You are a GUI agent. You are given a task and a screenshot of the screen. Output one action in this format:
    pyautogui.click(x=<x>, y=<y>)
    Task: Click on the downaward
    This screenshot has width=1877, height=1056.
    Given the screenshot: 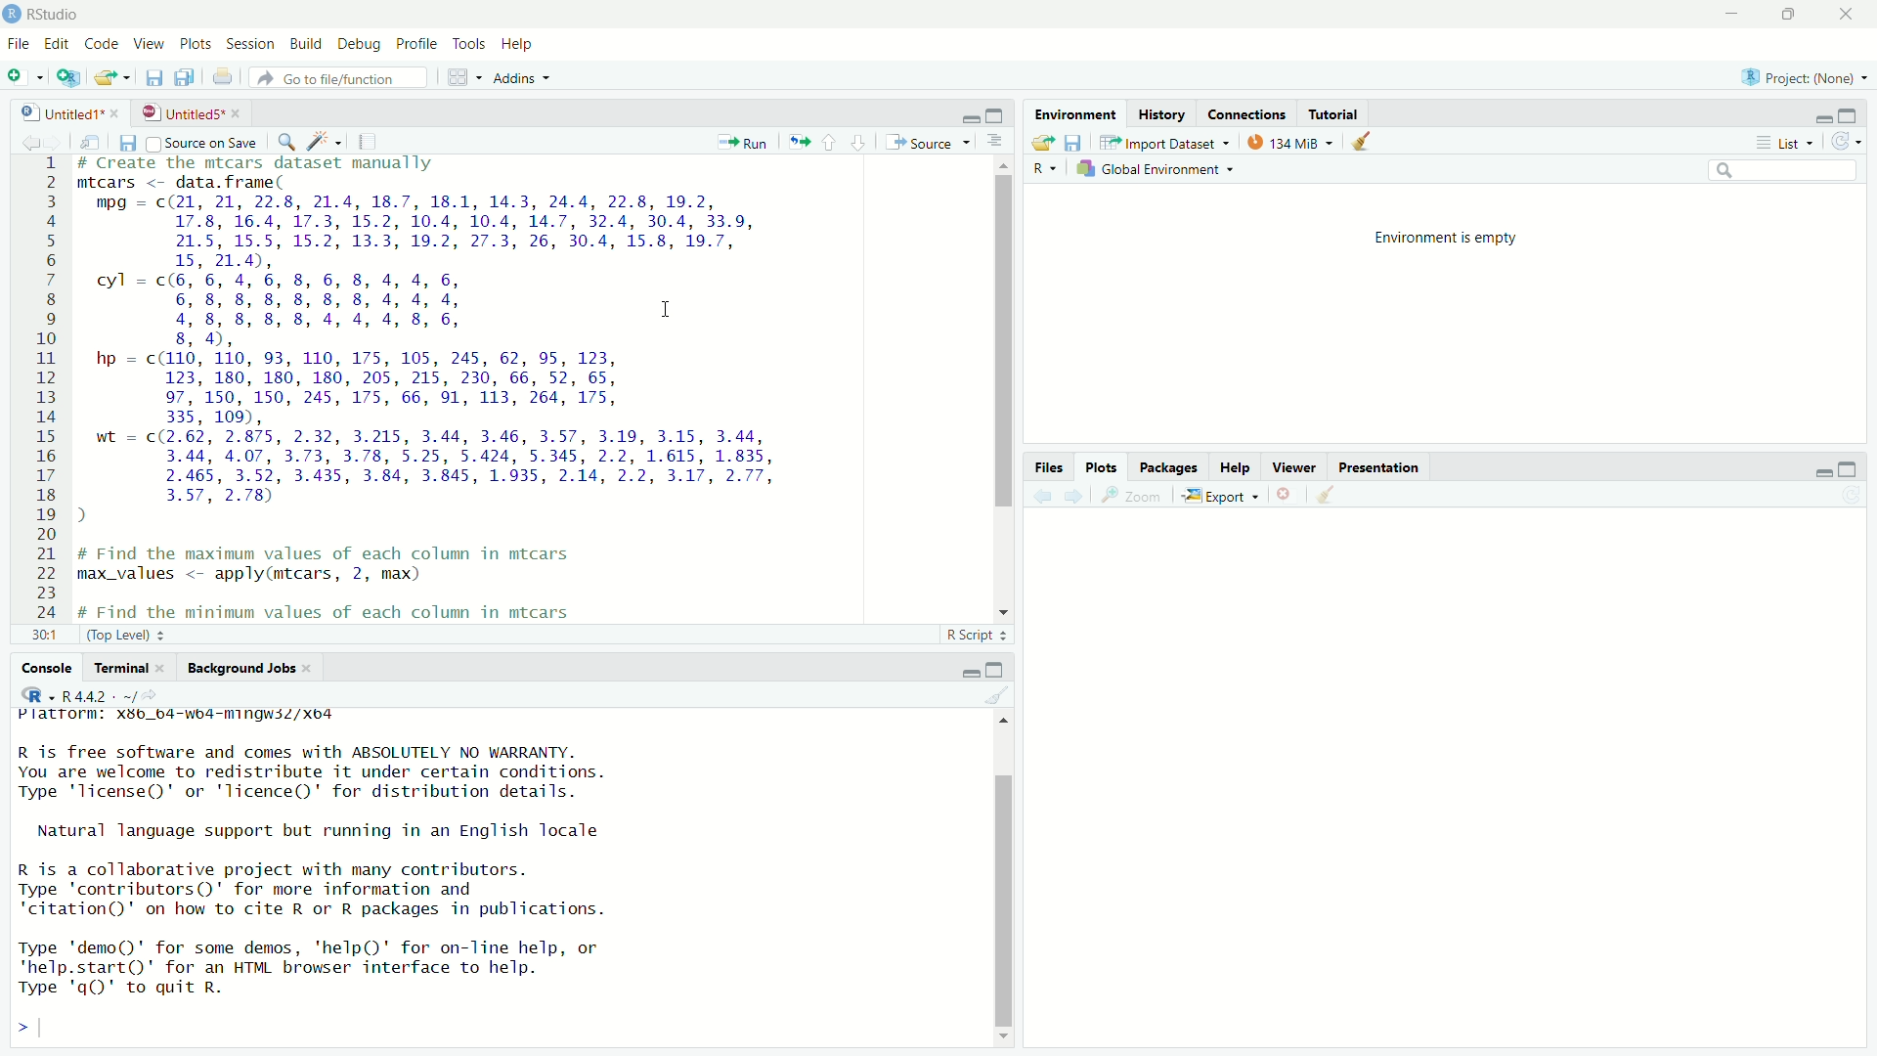 What is the action you would take?
    pyautogui.click(x=862, y=142)
    